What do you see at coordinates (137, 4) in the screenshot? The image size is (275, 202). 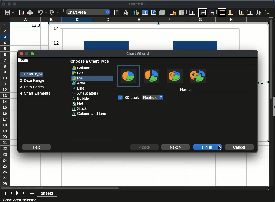 I see `untitled 1` at bounding box center [137, 4].